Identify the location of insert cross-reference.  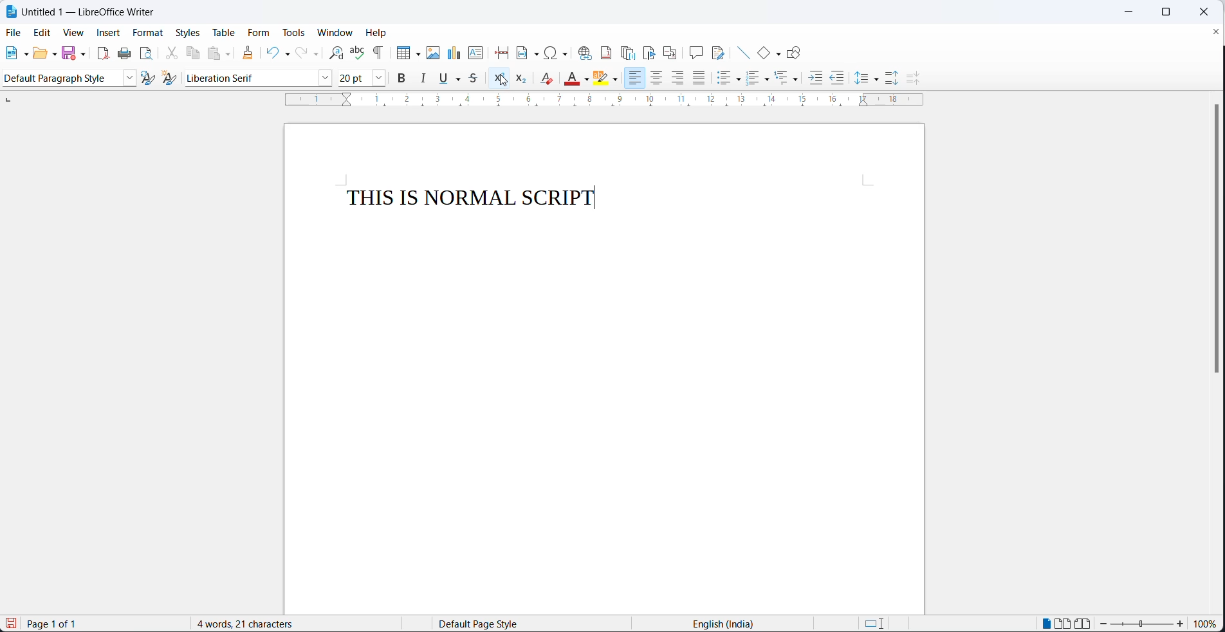
(670, 51).